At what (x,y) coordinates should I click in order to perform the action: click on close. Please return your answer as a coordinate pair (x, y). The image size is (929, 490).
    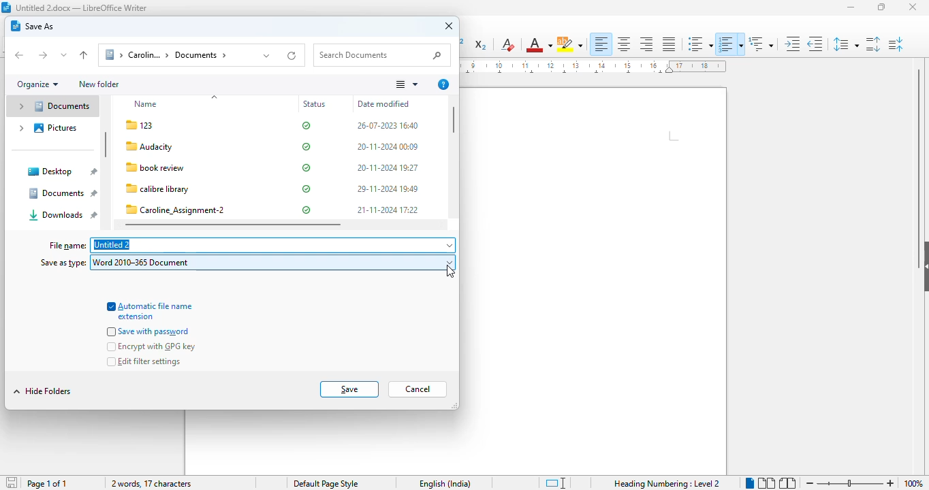
    Looking at the image, I should click on (450, 27).